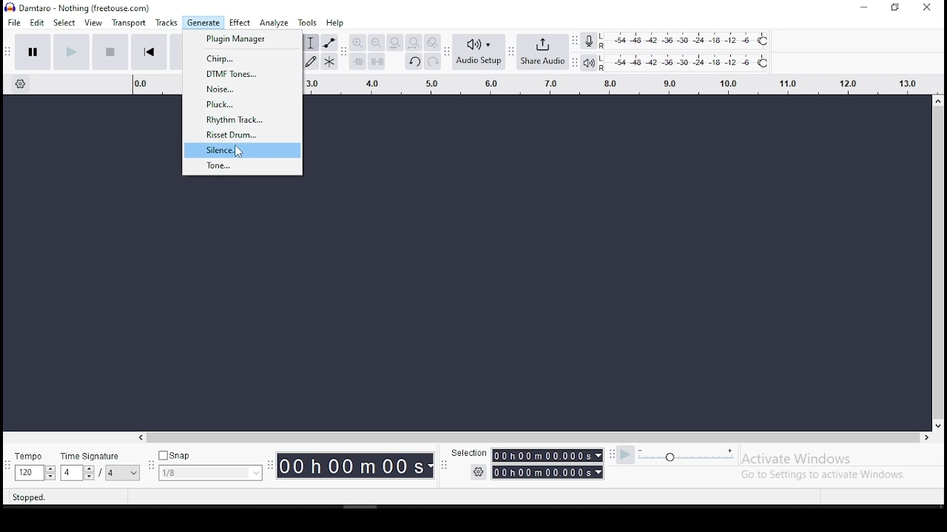 This screenshot has width=947, height=532. Describe the element at coordinates (311, 42) in the screenshot. I see `selection tool` at that location.